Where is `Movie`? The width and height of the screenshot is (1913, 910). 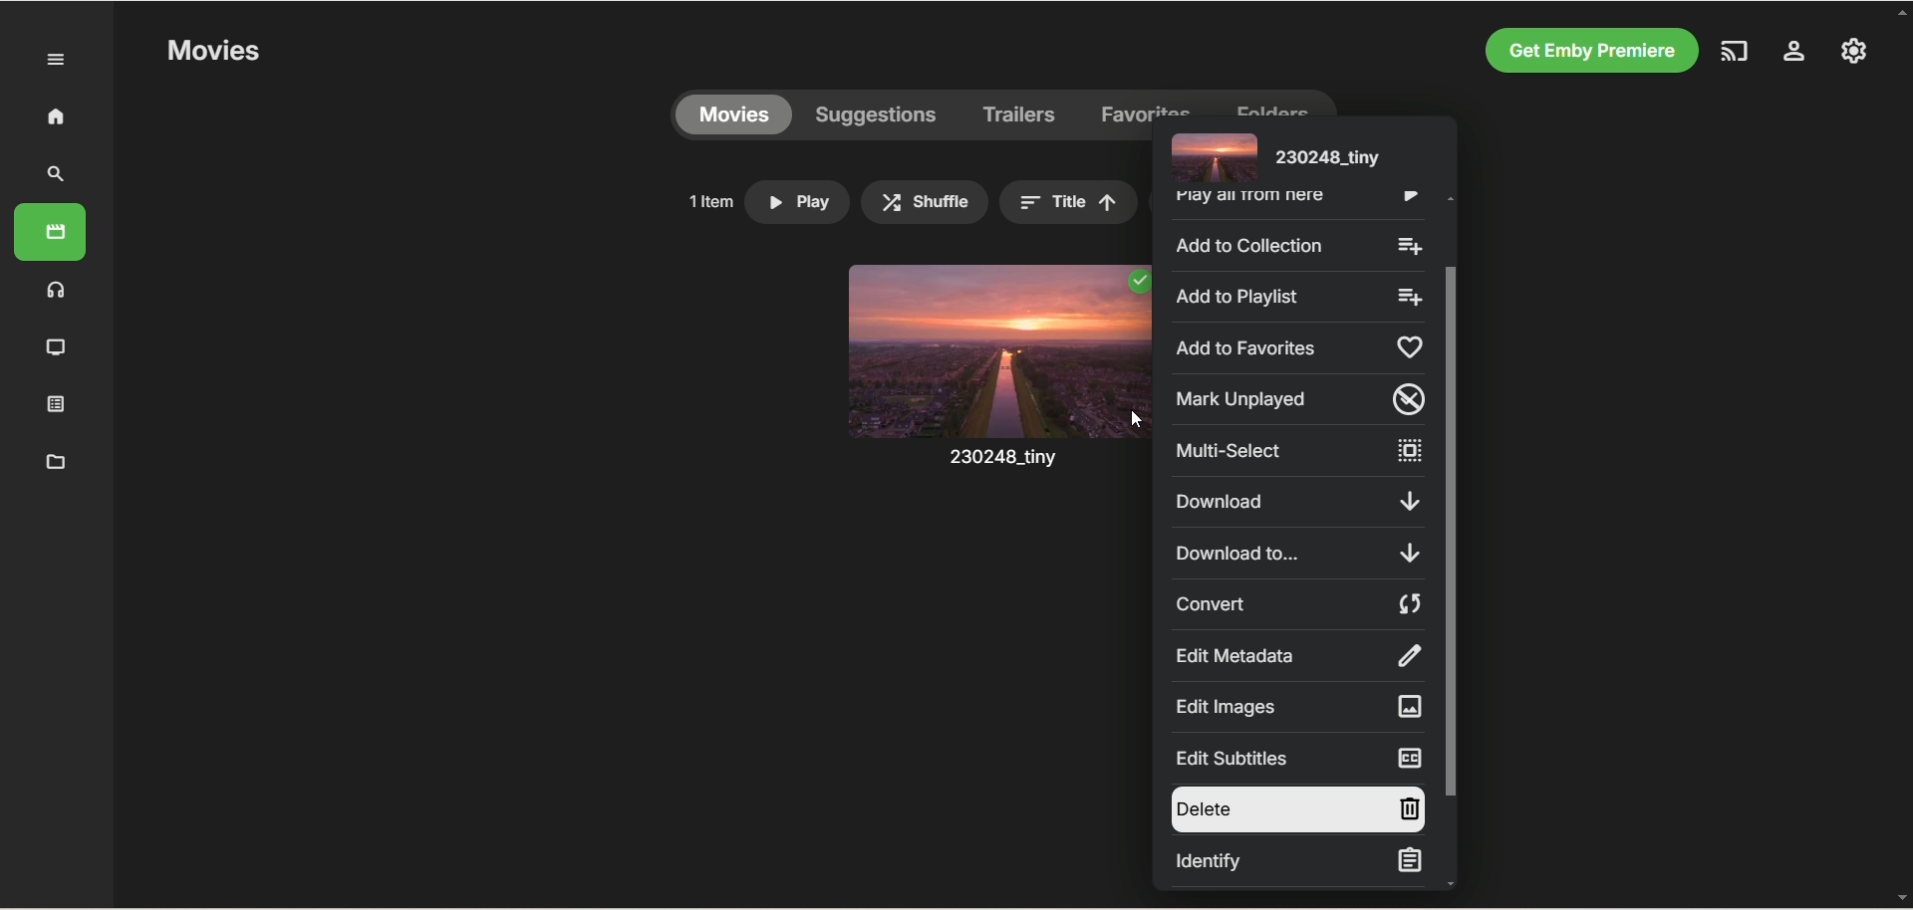
Movie is located at coordinates (995, 386).